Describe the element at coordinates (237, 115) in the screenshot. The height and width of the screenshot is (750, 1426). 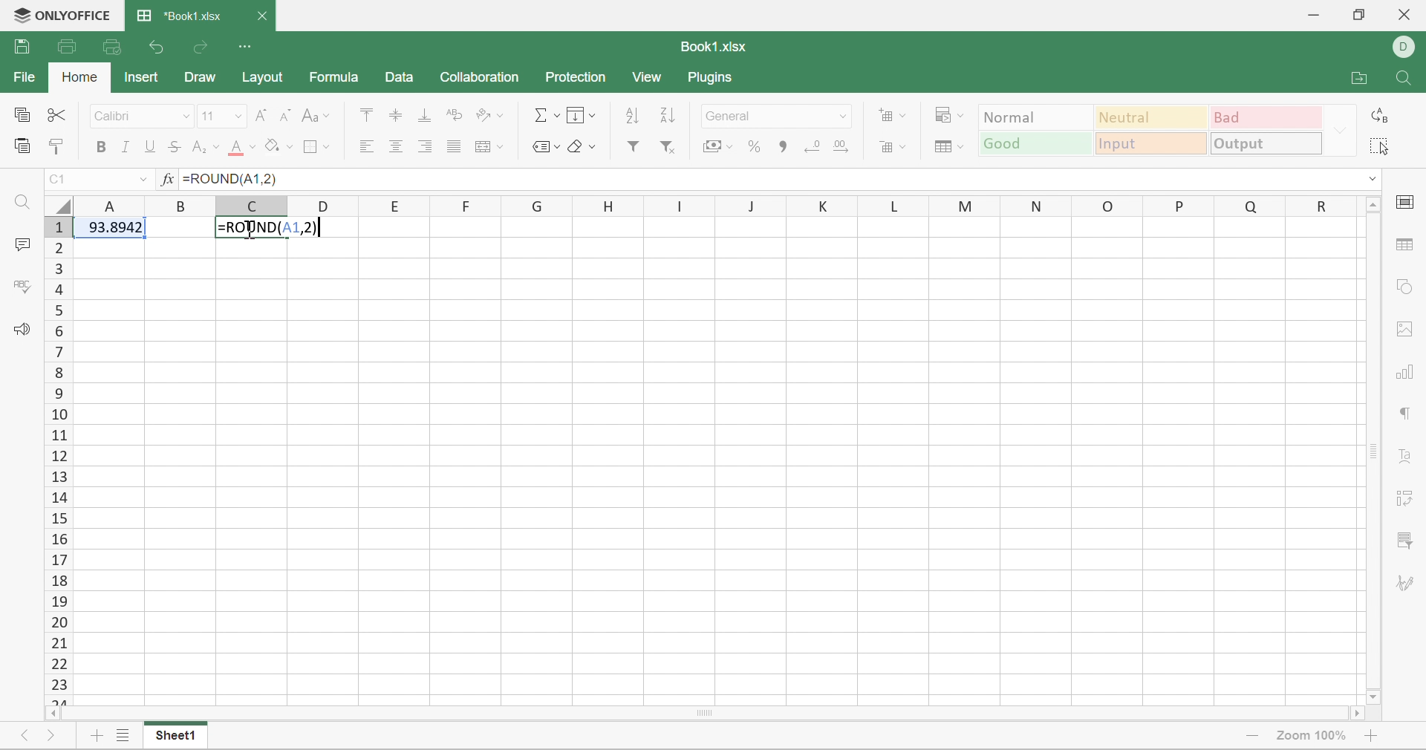
I see `Drop Down` at that location.